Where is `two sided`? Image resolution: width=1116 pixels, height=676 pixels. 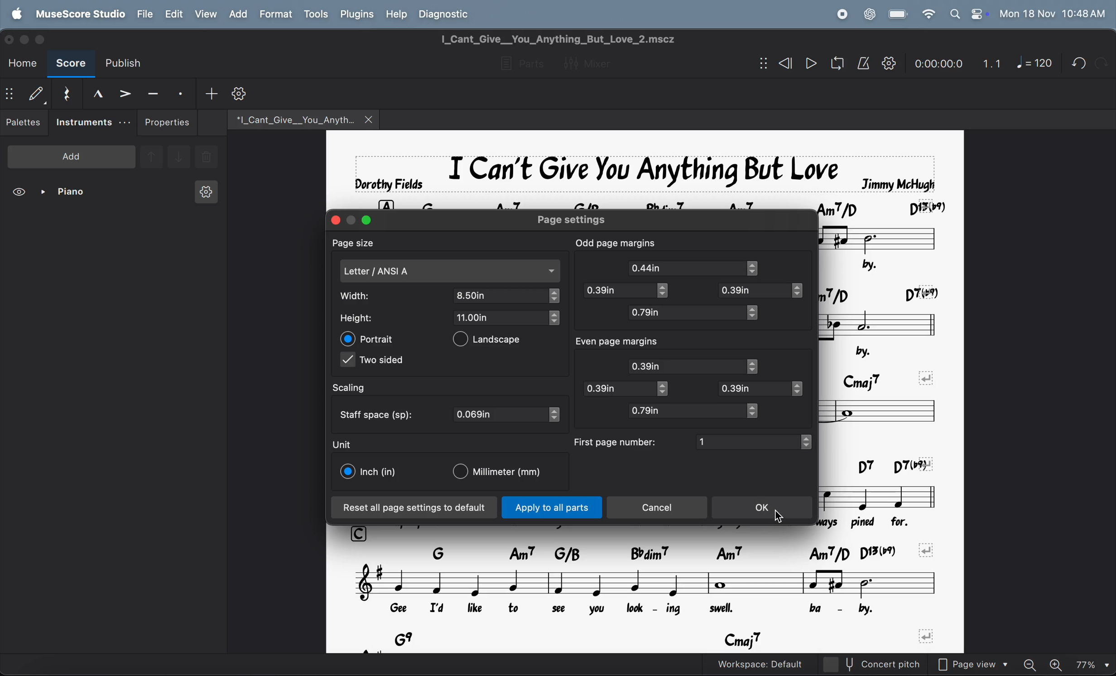 two sided is located at coordinates (375, 362).